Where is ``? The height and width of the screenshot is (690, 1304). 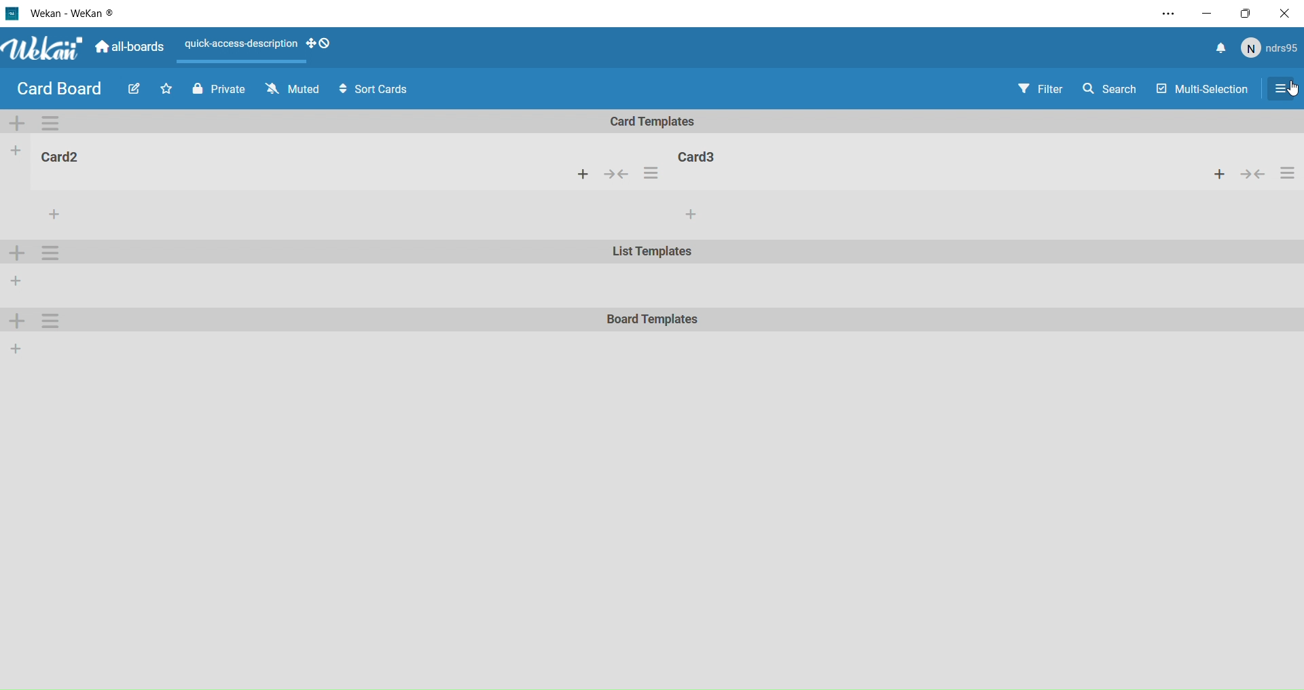  is located at coordinates (49, 124).